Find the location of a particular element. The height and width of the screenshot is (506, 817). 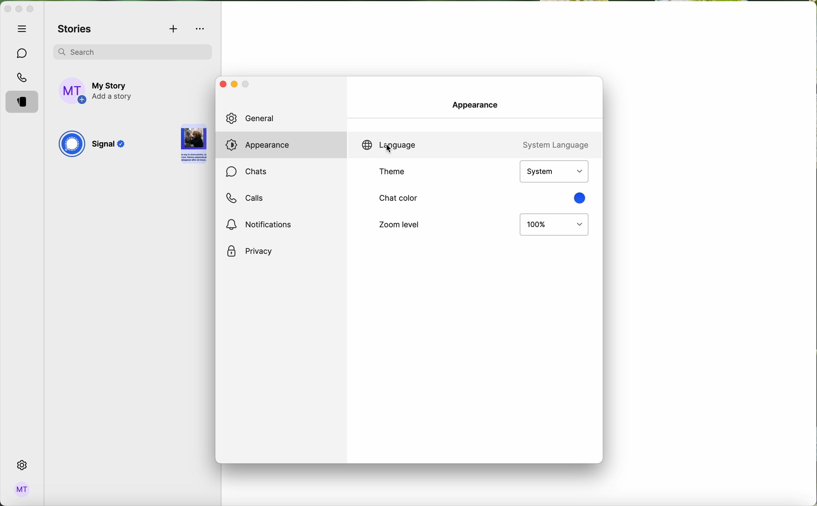

signal logo is located at coordinates (71, 145).